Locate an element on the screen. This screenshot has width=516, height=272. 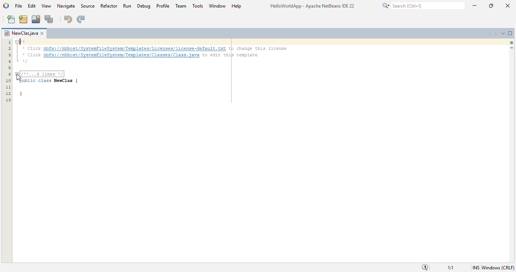
redo is located at coordinates (81, 19).